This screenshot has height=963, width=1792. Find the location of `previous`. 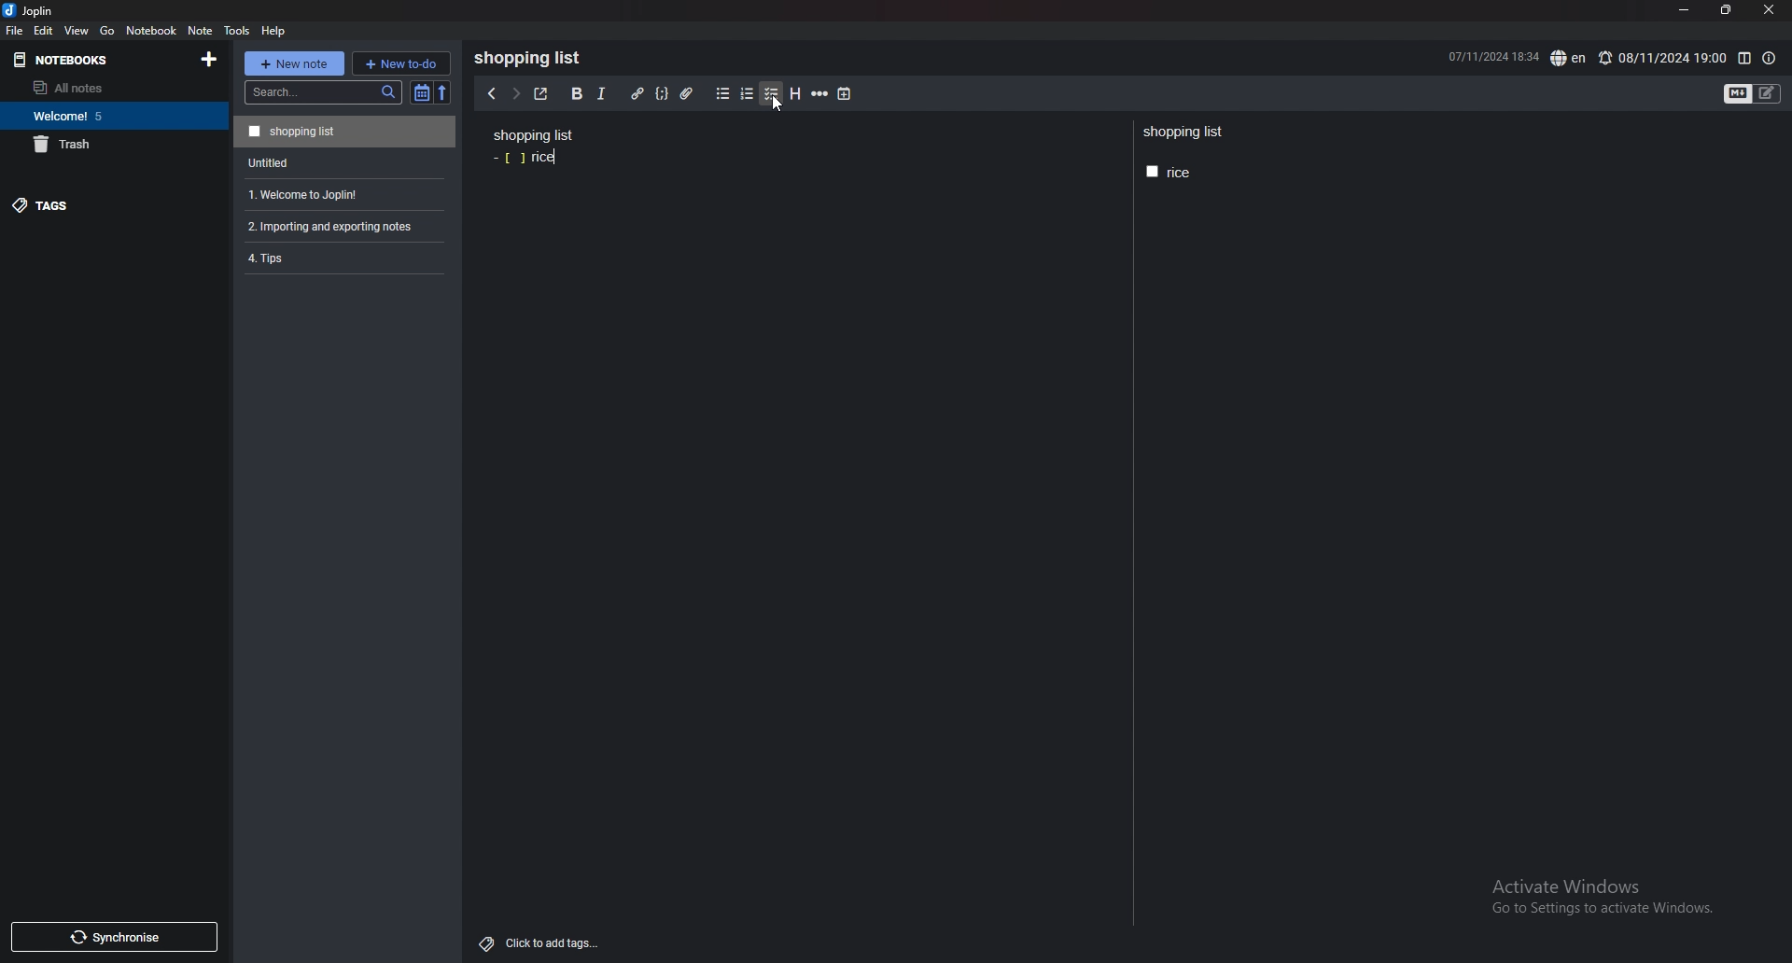

previous is located at coordinates (490, 94).